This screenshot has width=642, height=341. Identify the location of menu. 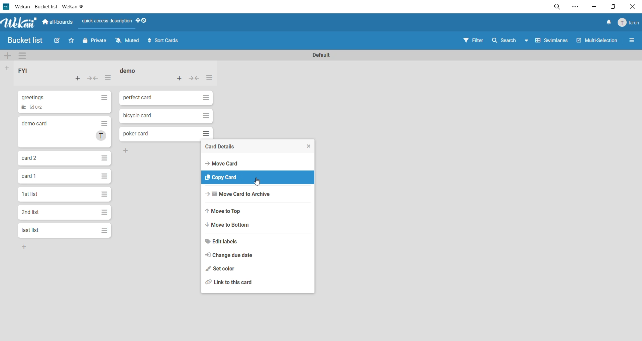
(627, 23).